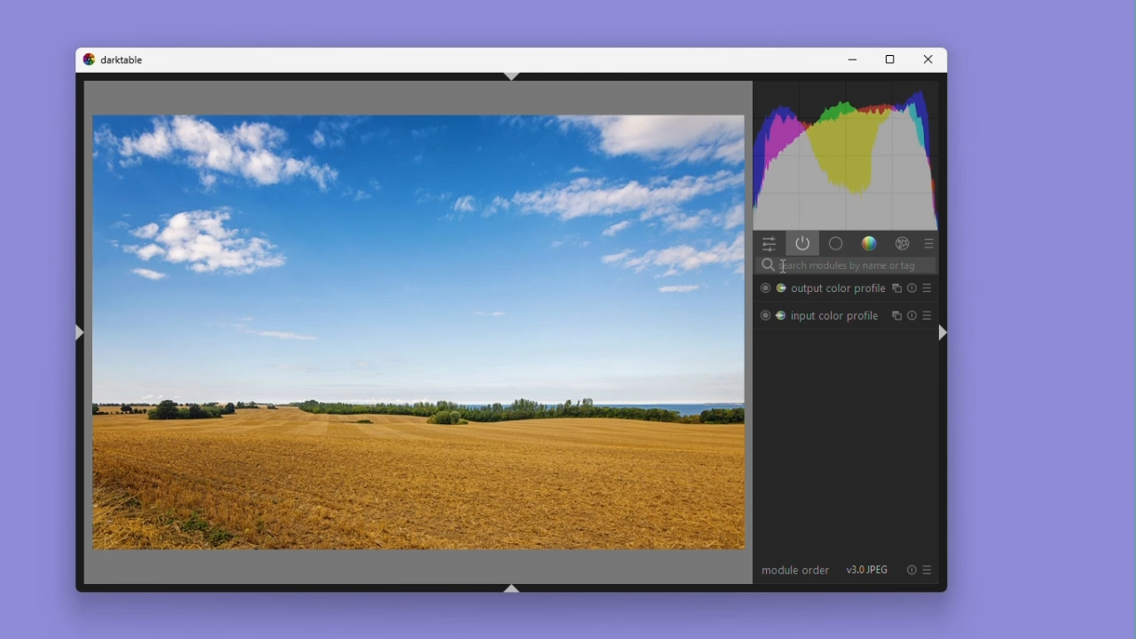 The image size is (1136, 639). Describe the element at coordinates (910, 571) in the screenshot. I see `reset` at that location.